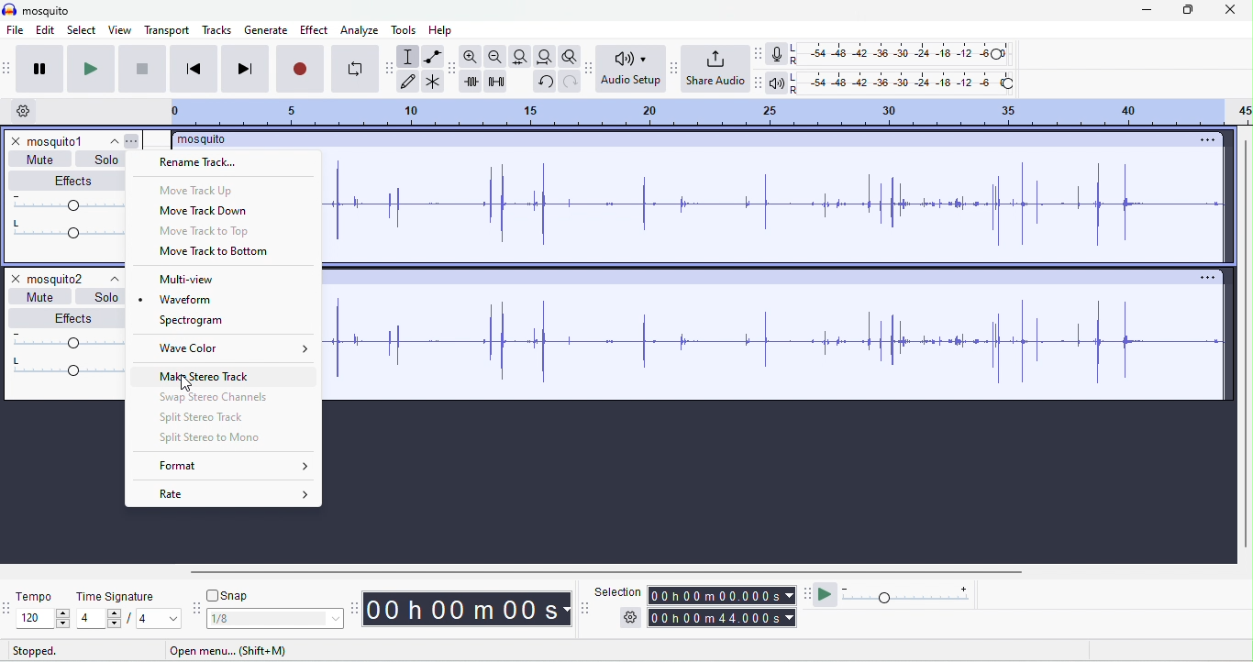 This screenshot has height=662, width=1253. I want to click on toggle zoom, so click(571, 56).